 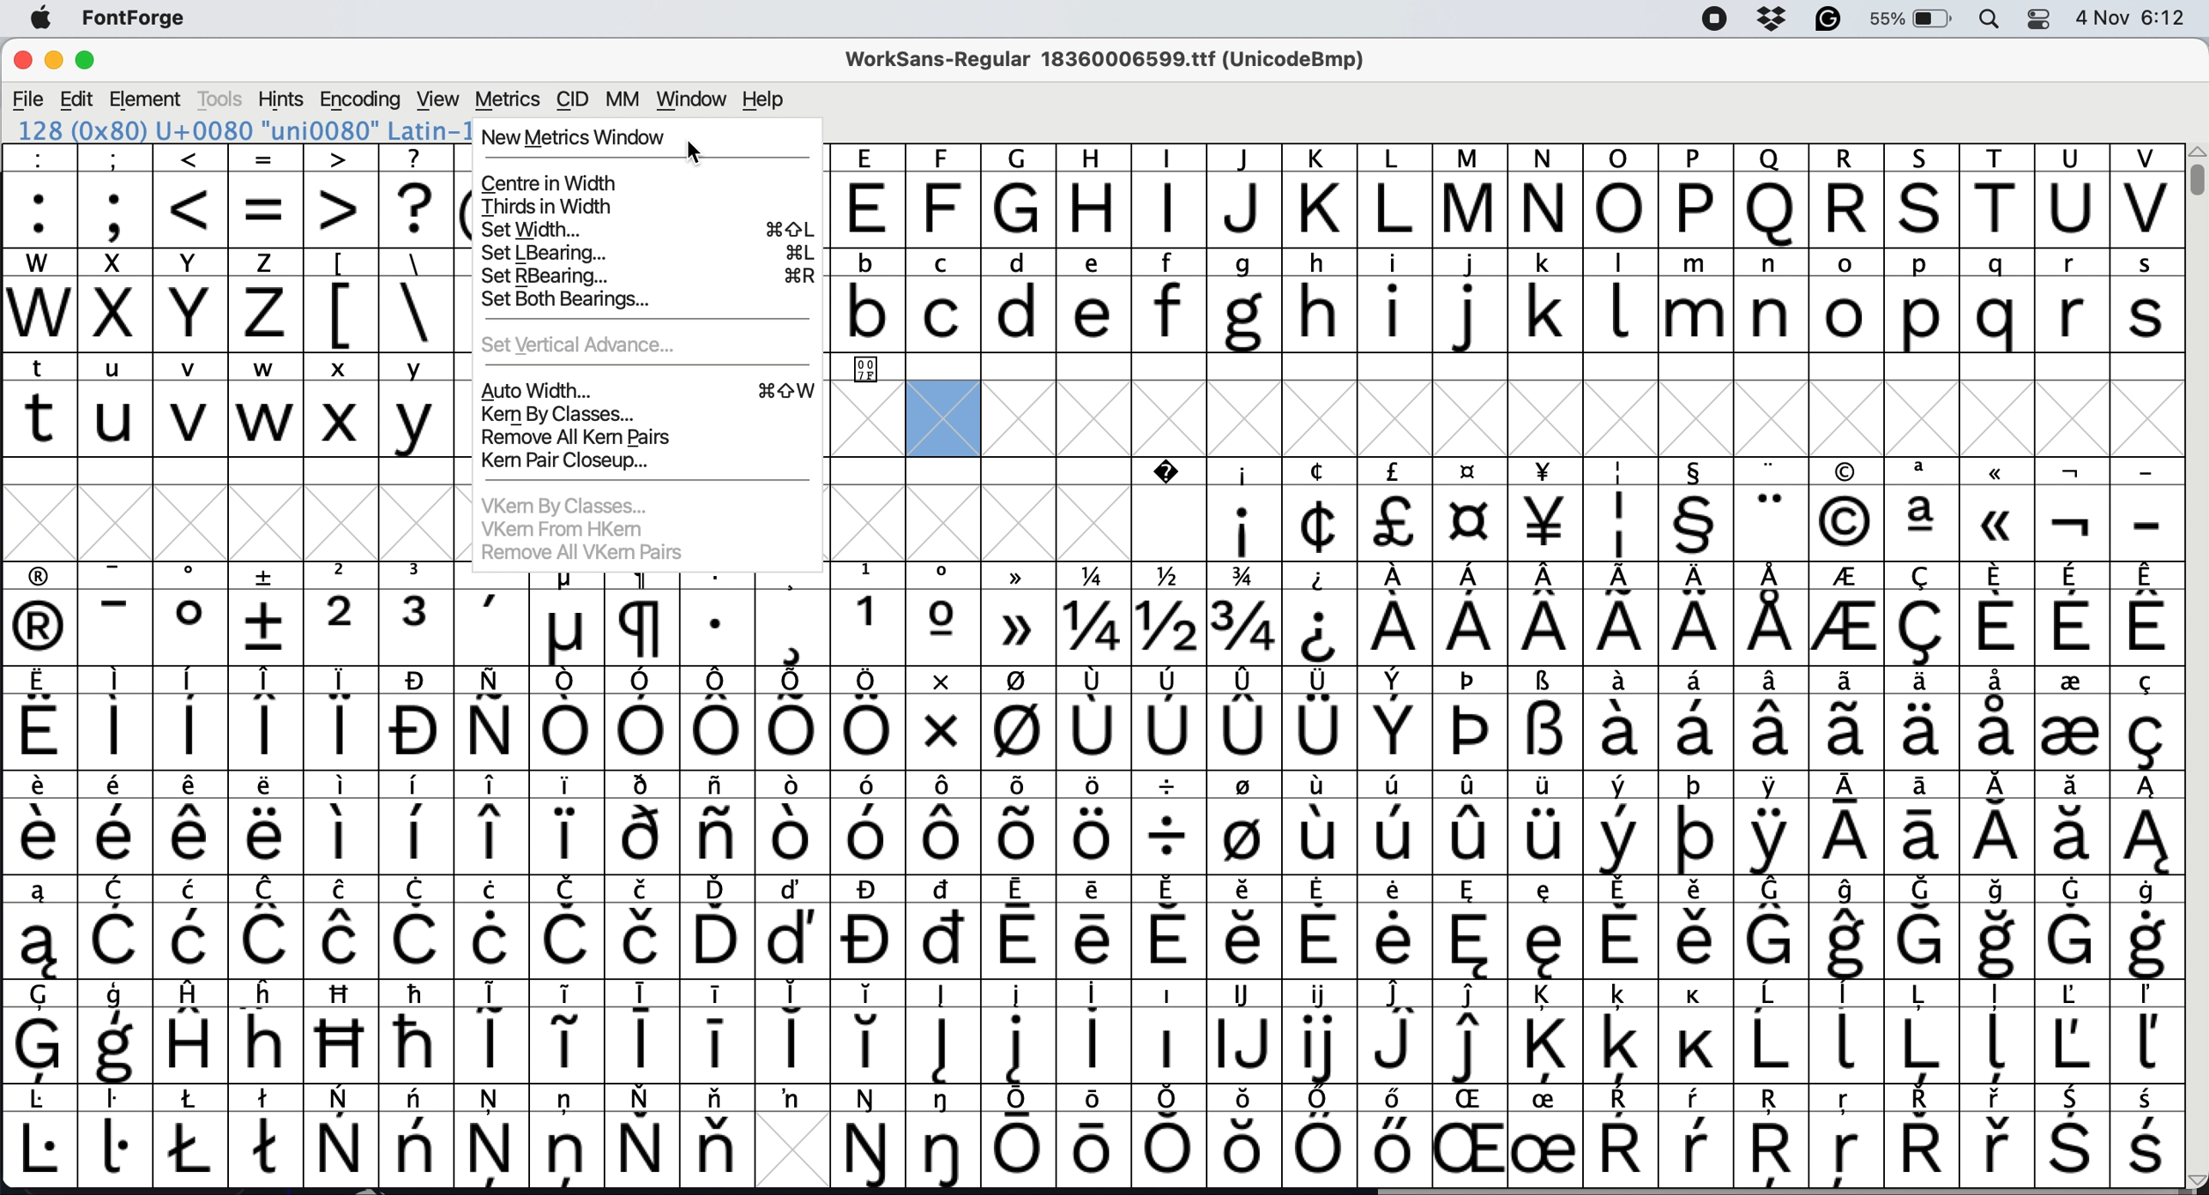 I want to click on screen recorder, so click(x=1715, y=21).